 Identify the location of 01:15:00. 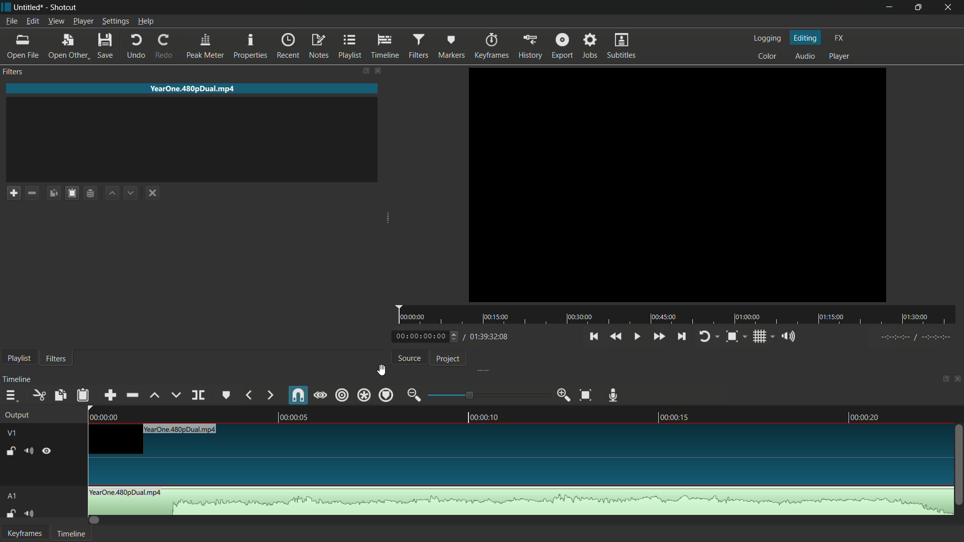
(830, 317).